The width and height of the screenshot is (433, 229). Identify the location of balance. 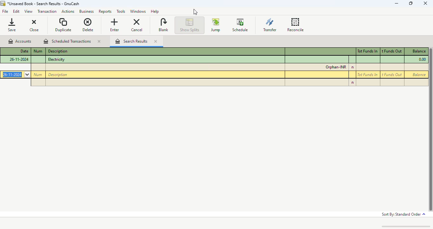
(419, 51).